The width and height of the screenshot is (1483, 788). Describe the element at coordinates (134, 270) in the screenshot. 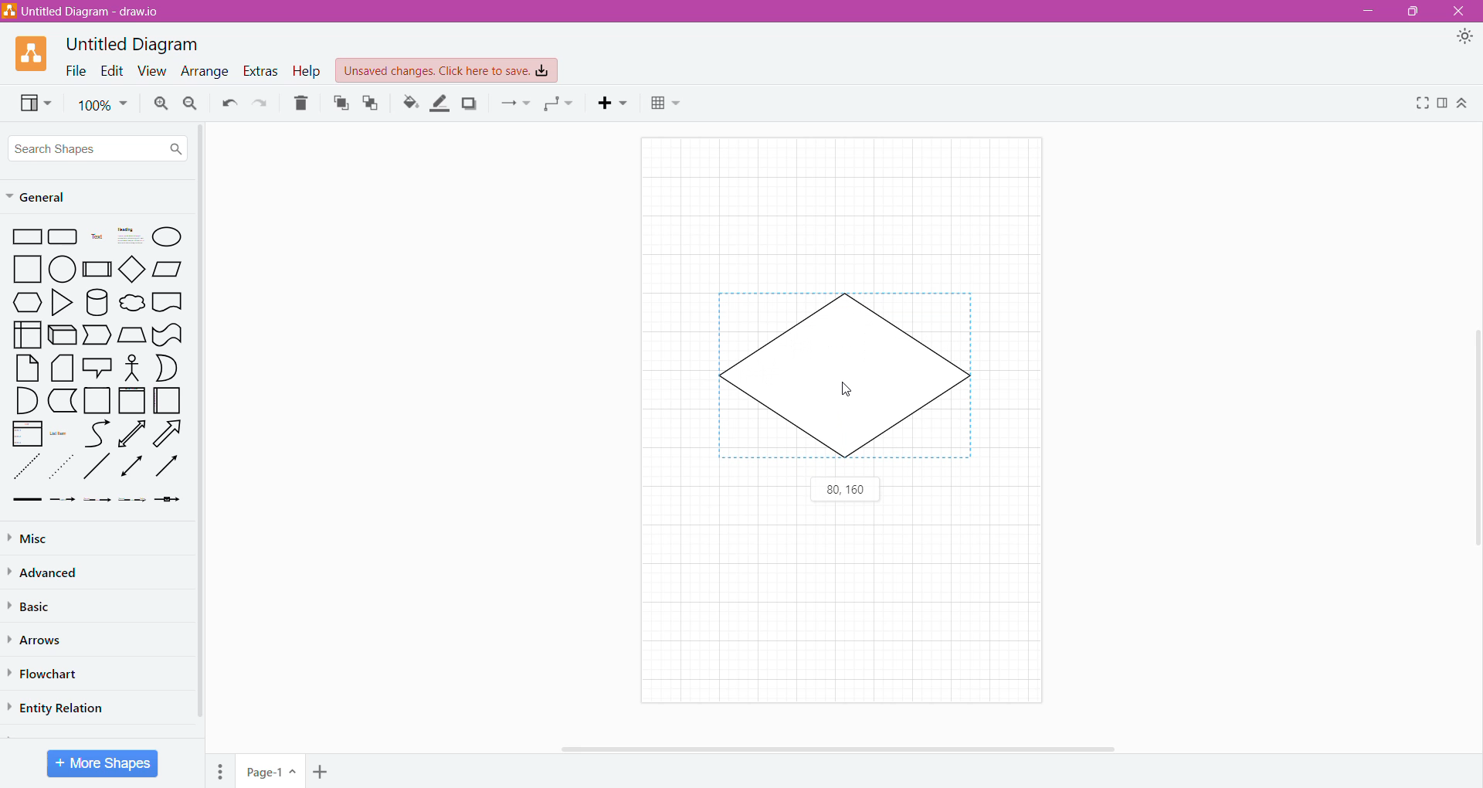

I see `Diamond` at that location.